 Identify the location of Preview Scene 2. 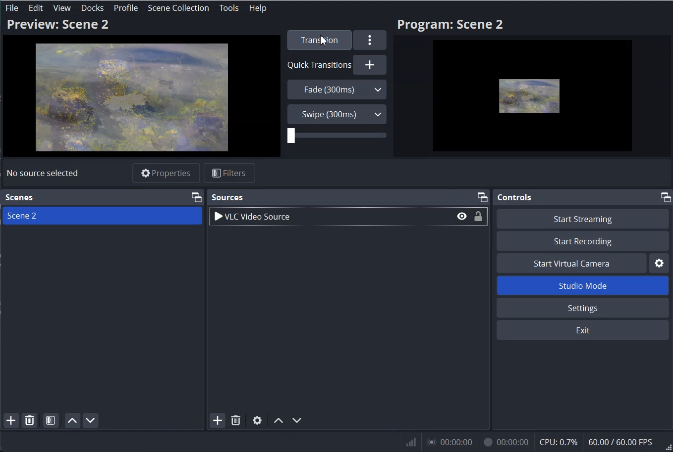
(141, 87).